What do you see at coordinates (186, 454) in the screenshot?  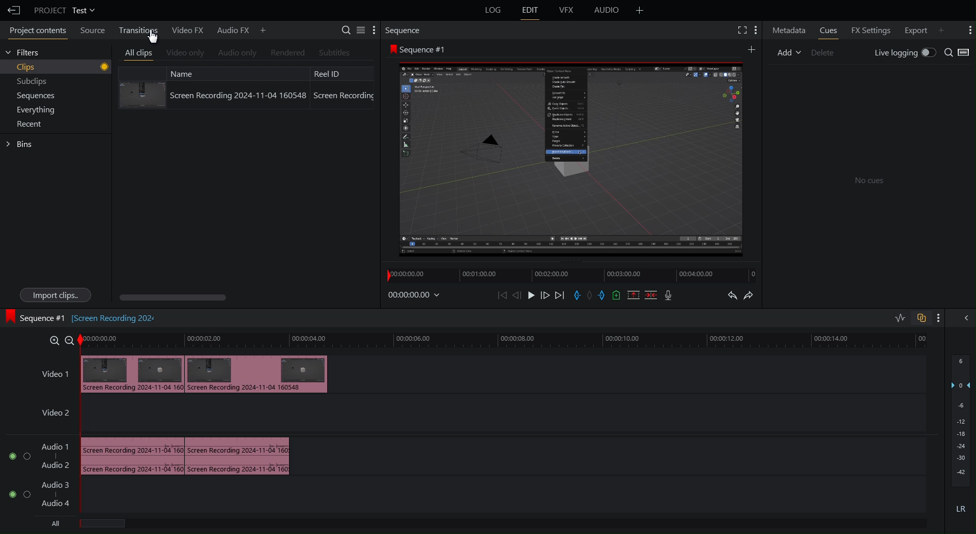 I see `Audio track` at bounding box center [186, 454].